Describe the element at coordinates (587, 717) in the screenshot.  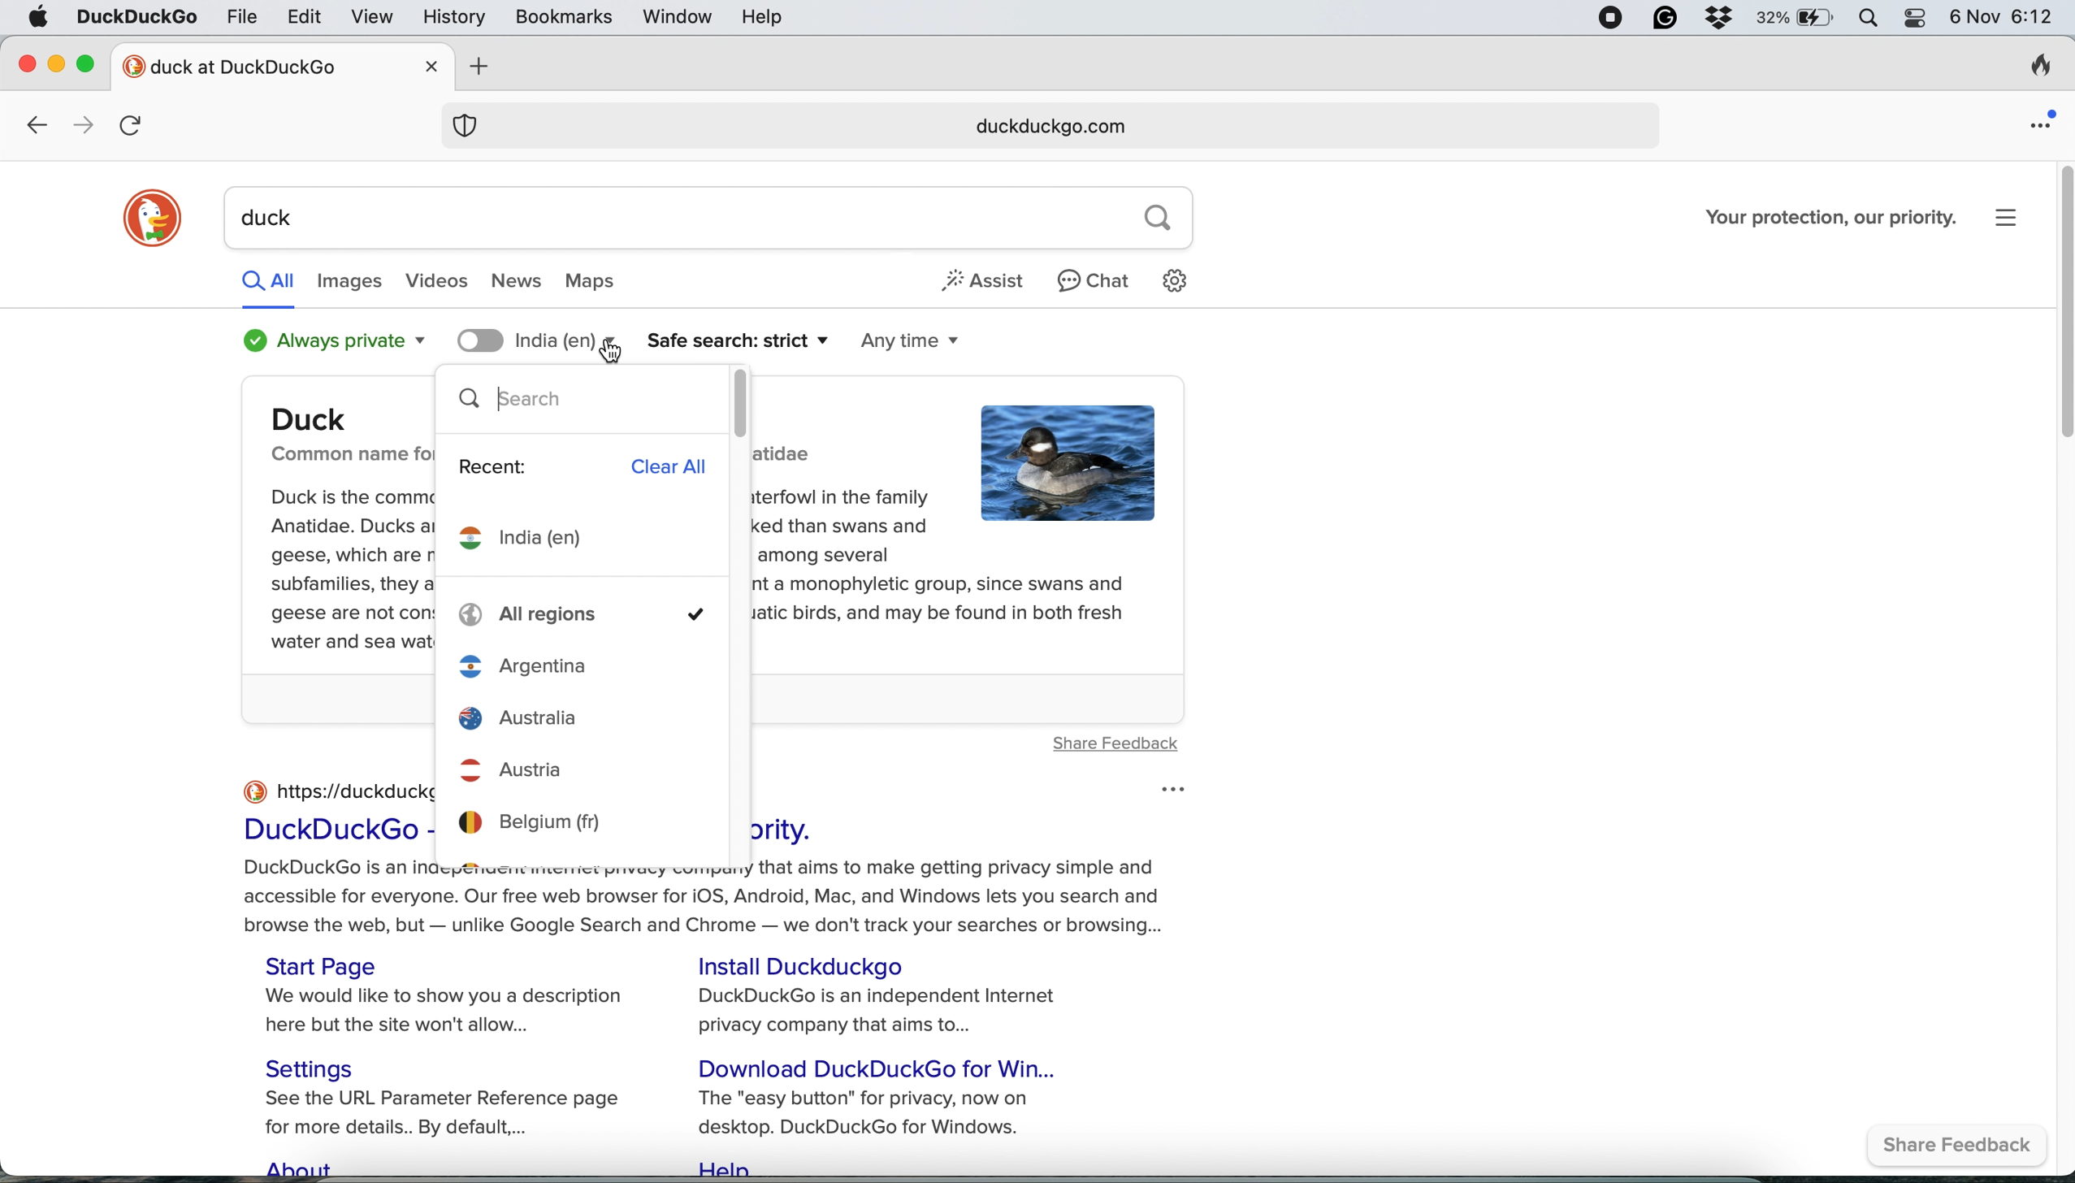
I see `australia` at that location.